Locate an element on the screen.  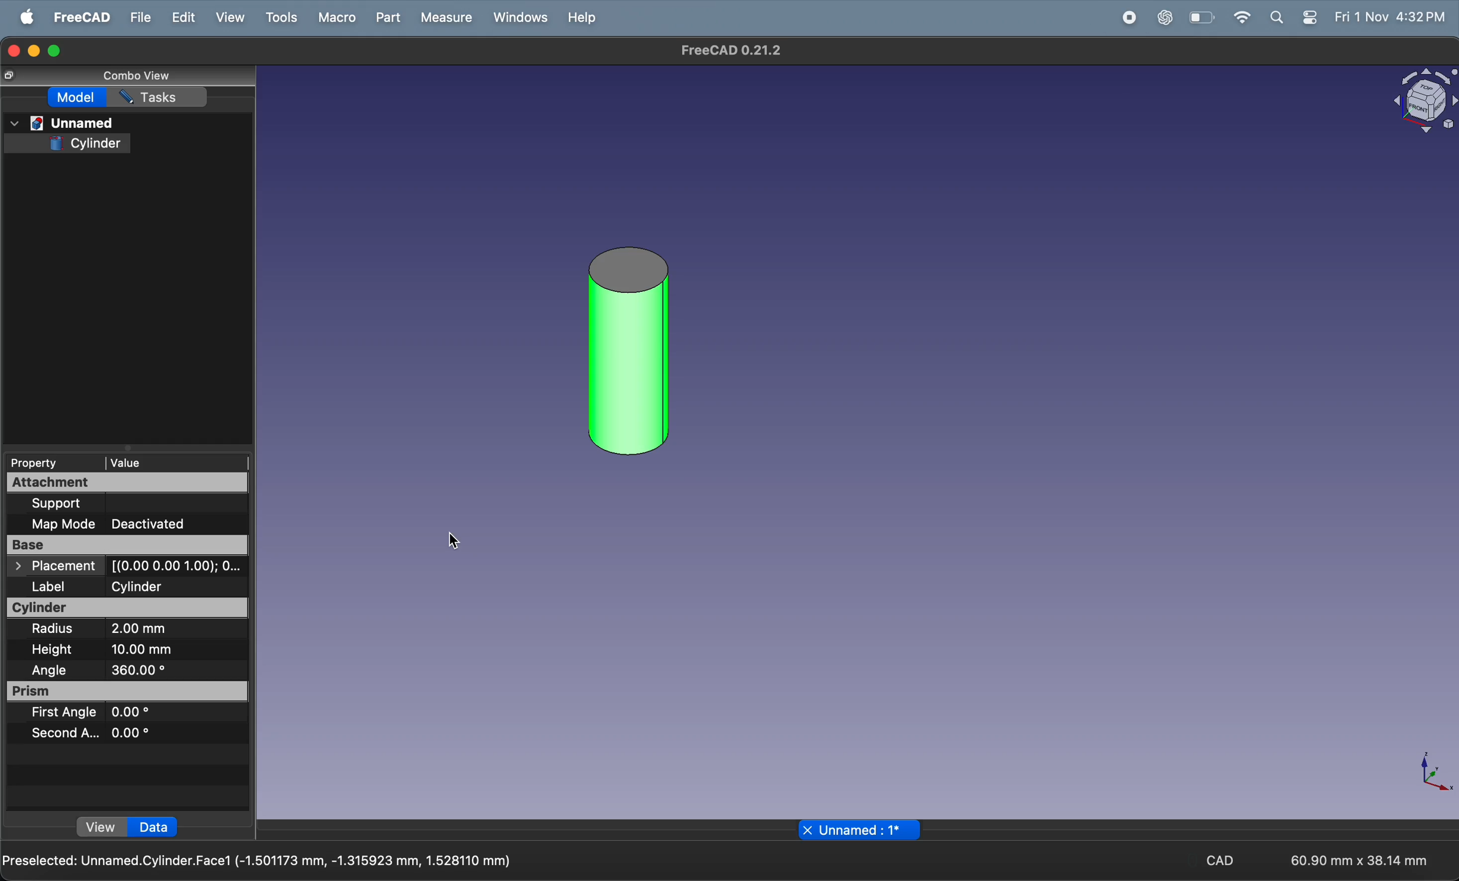
base is located at coordinates (126, 545).